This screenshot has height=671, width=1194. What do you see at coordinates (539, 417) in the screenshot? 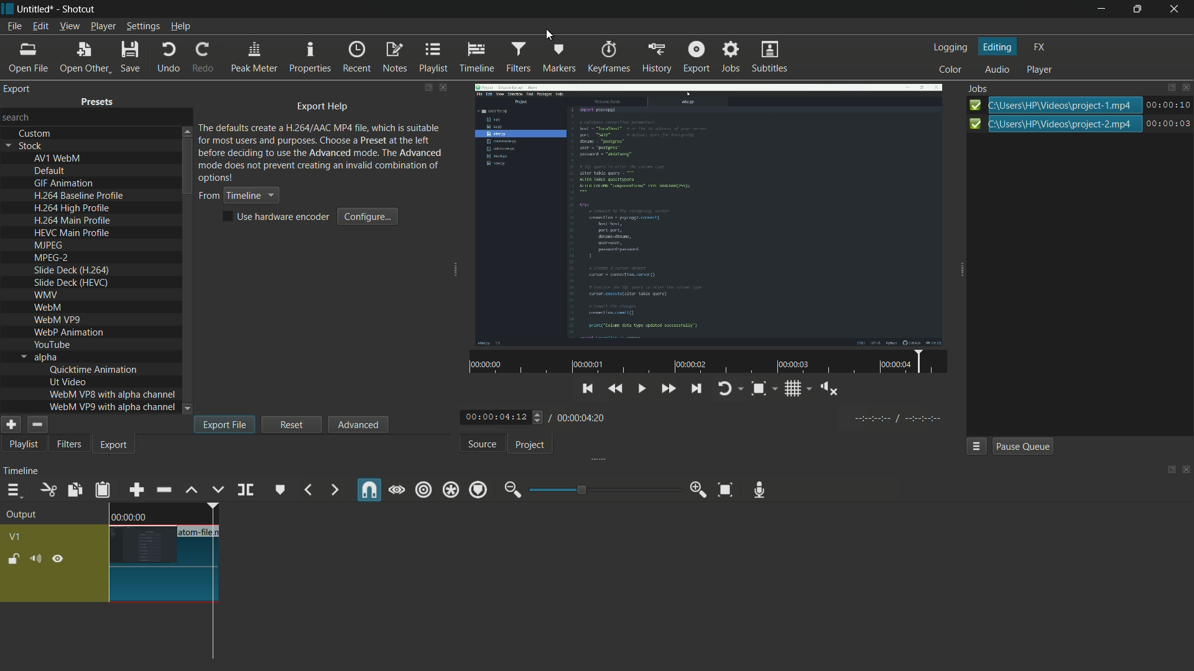
I see `rewind/fast forward` at bounding box center [539, 417].